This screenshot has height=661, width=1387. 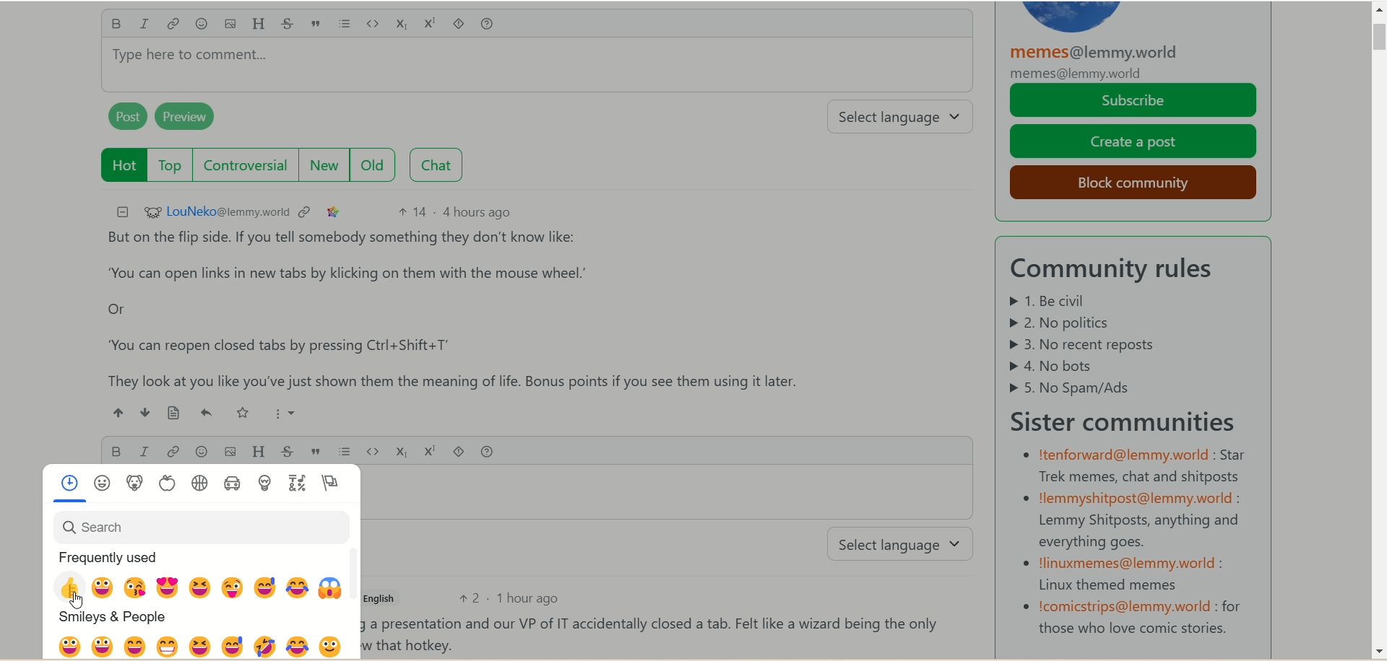 What do you see at coordinates (203, 562) in the screenshot?
I see `emojis ` at bounding box center [203, 562].